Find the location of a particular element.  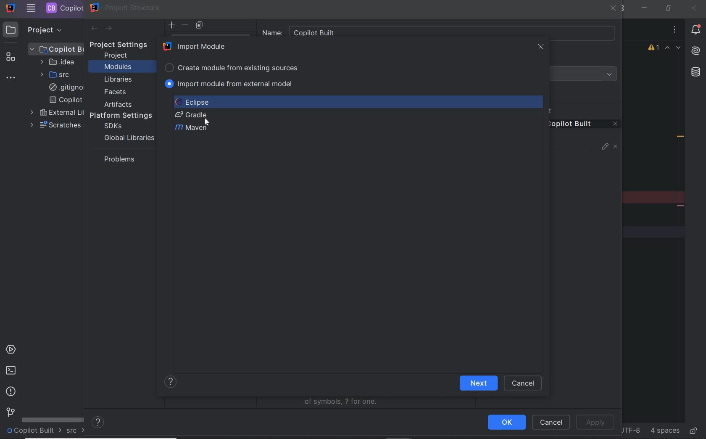

MAIN MENU is located at coordinates (31, 8).